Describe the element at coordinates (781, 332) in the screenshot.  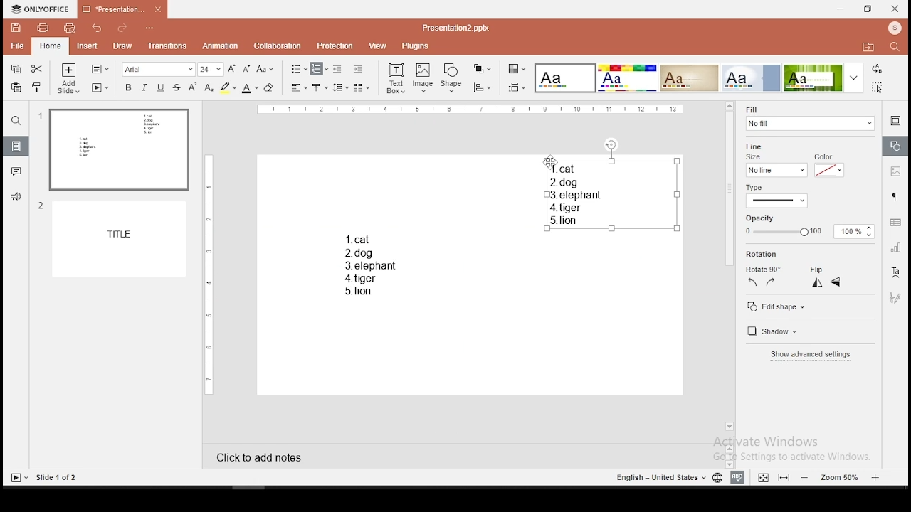
I see `shadow` at that location.